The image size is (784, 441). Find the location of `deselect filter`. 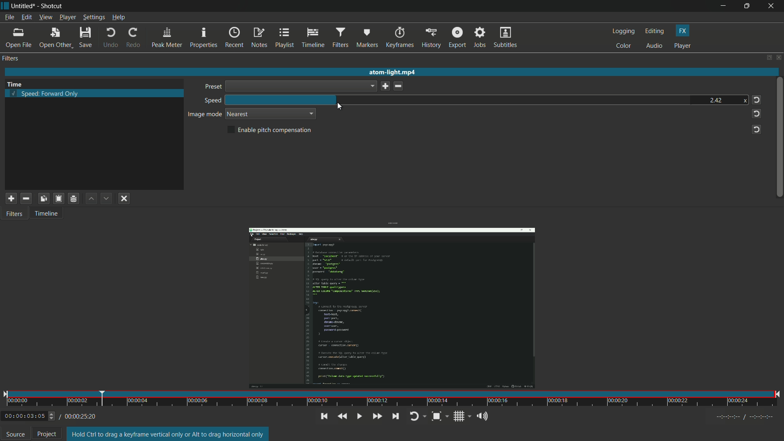

deselect filter is located at coordinates (124, 199).